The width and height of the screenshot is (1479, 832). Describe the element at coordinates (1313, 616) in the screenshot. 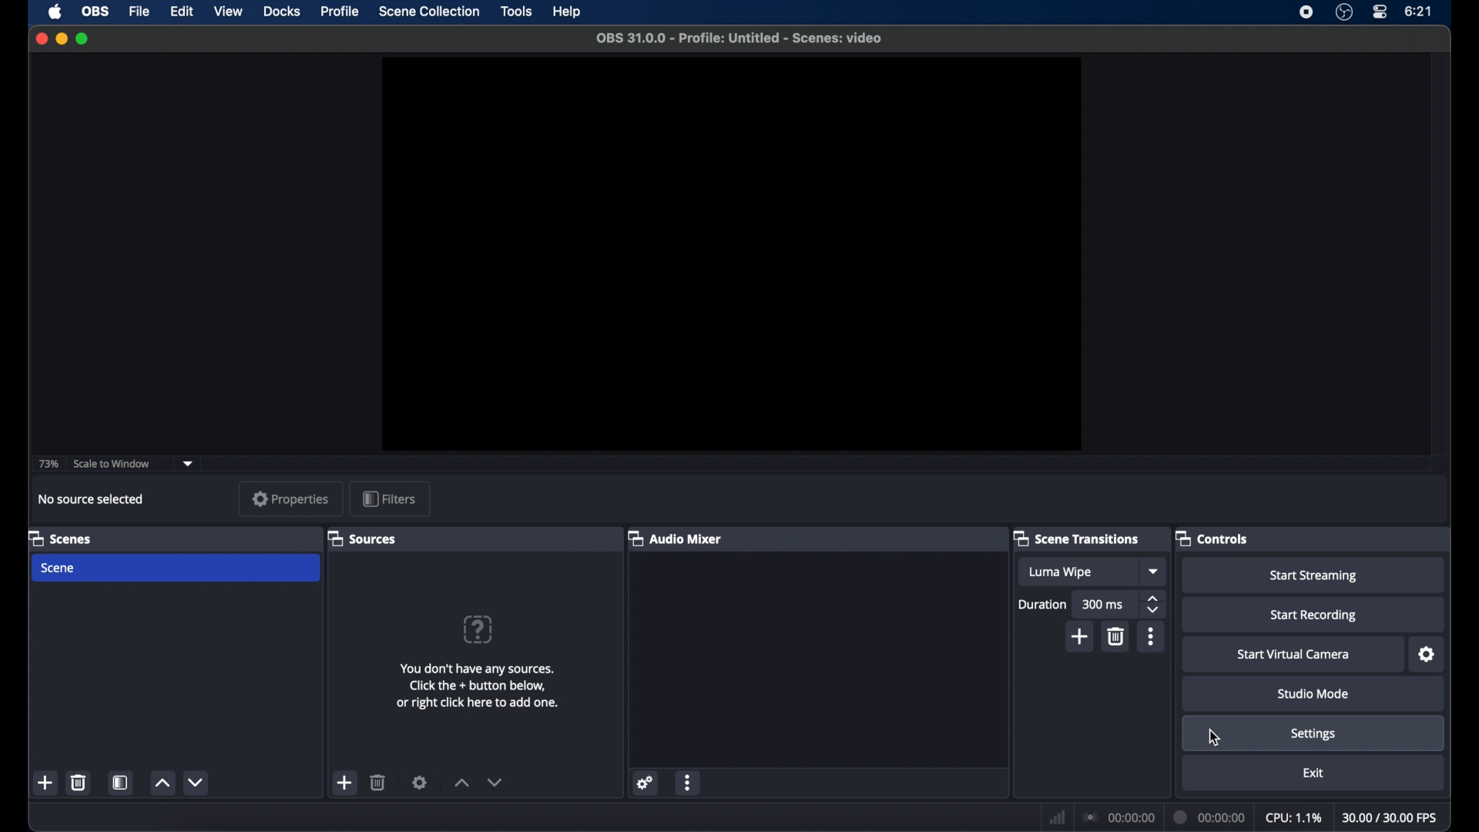

I see `start recording` at that location.